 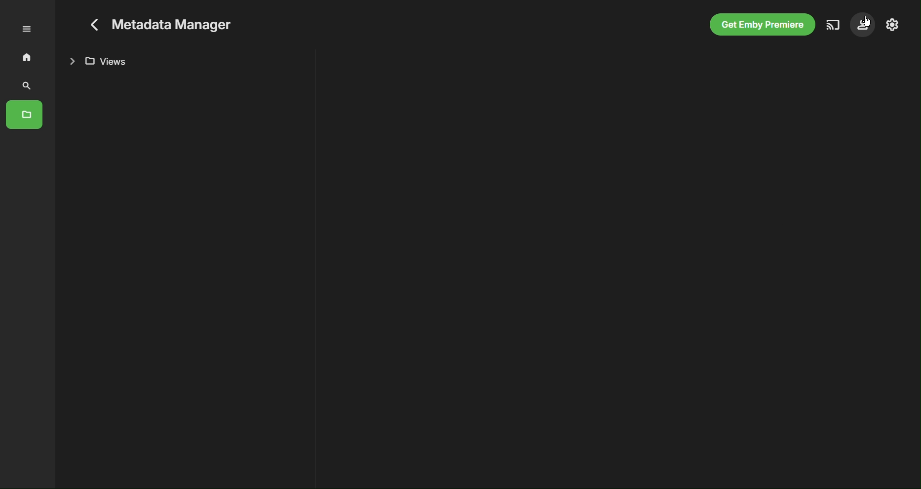 What do you see at coordinates (833, 25) in the screenshot?
I see `Cast Media` at bounding box center [833, 25].